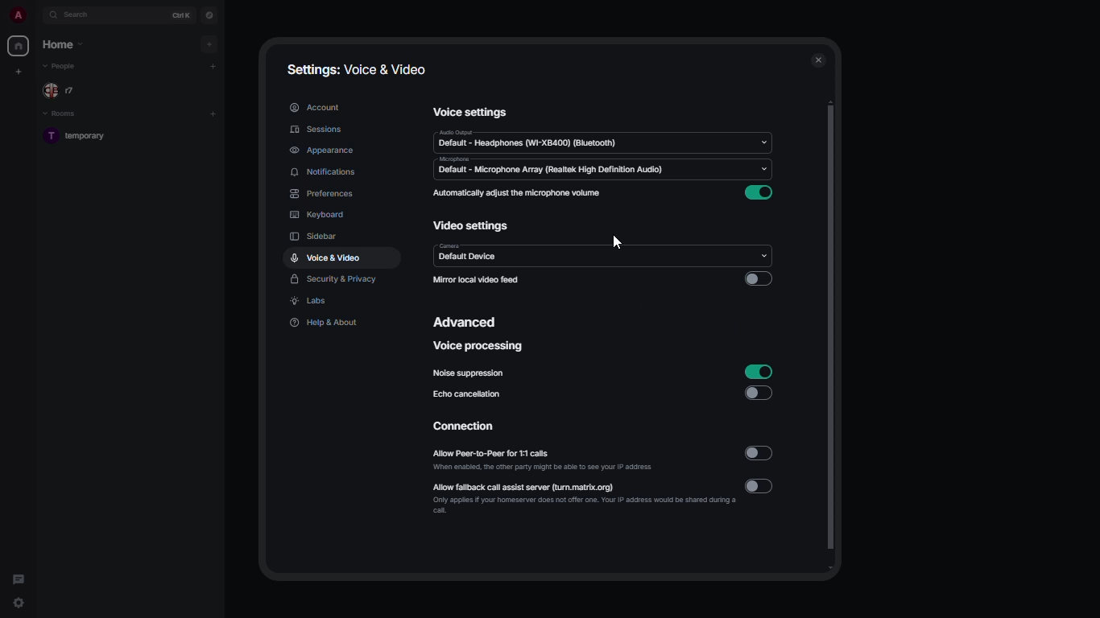 The height and width of the screenshot is (618, 1100). I want to click on room, so click(82, 138).